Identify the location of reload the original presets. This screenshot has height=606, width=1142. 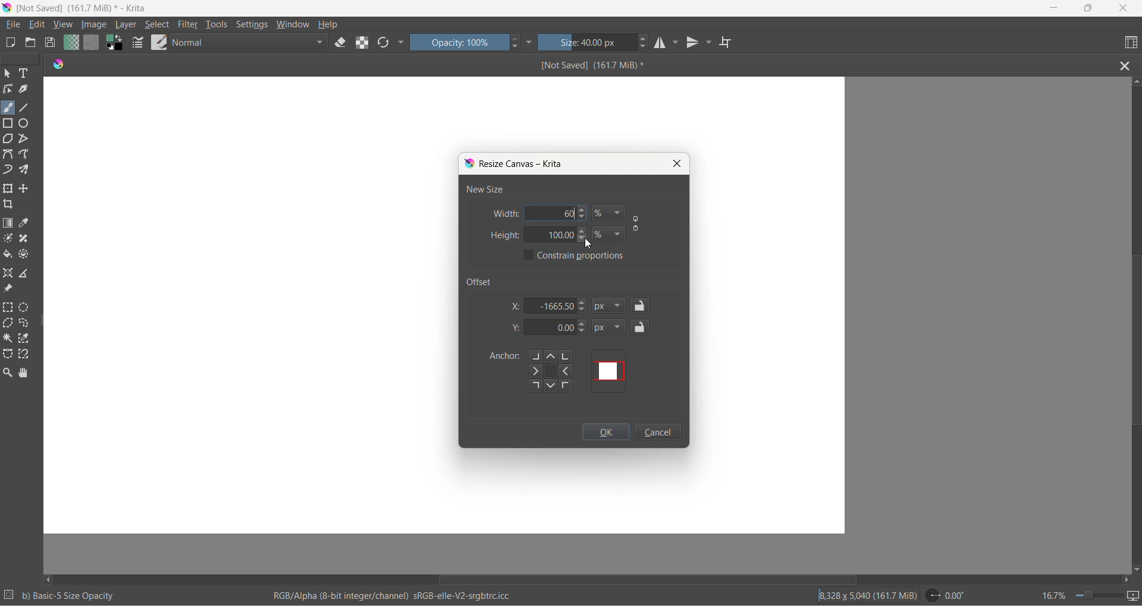
(385, 44).